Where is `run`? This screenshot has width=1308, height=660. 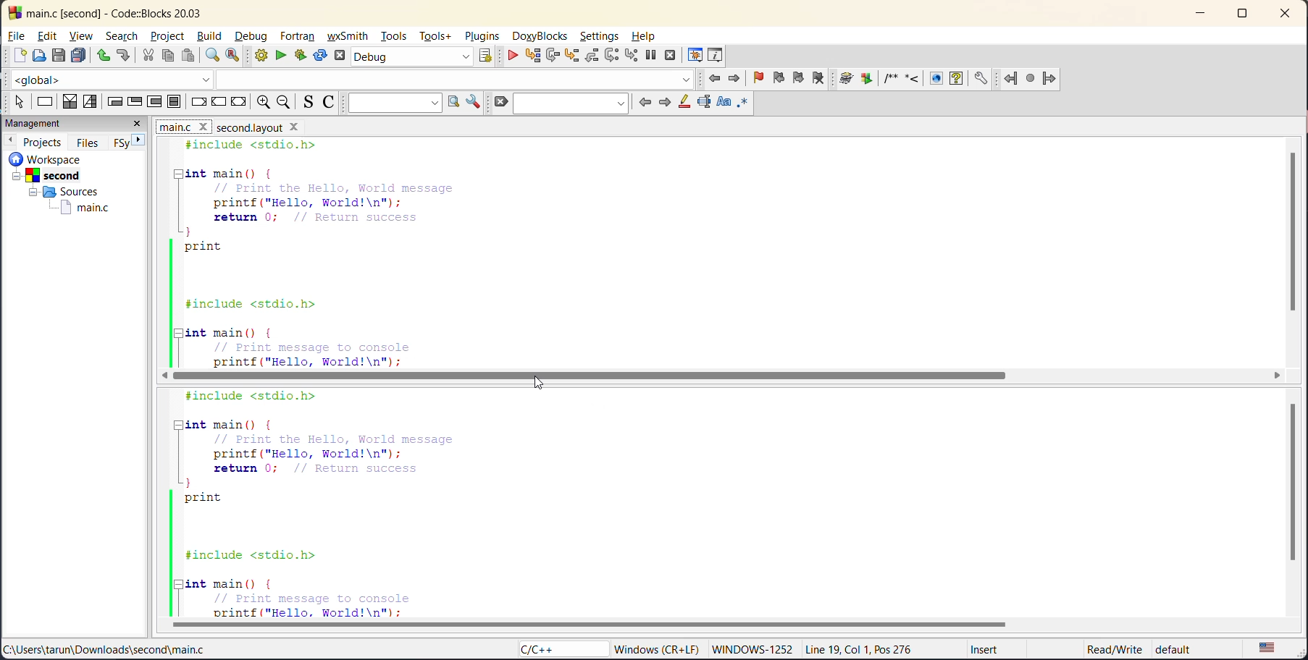
run is located at coordinates (281, 55).